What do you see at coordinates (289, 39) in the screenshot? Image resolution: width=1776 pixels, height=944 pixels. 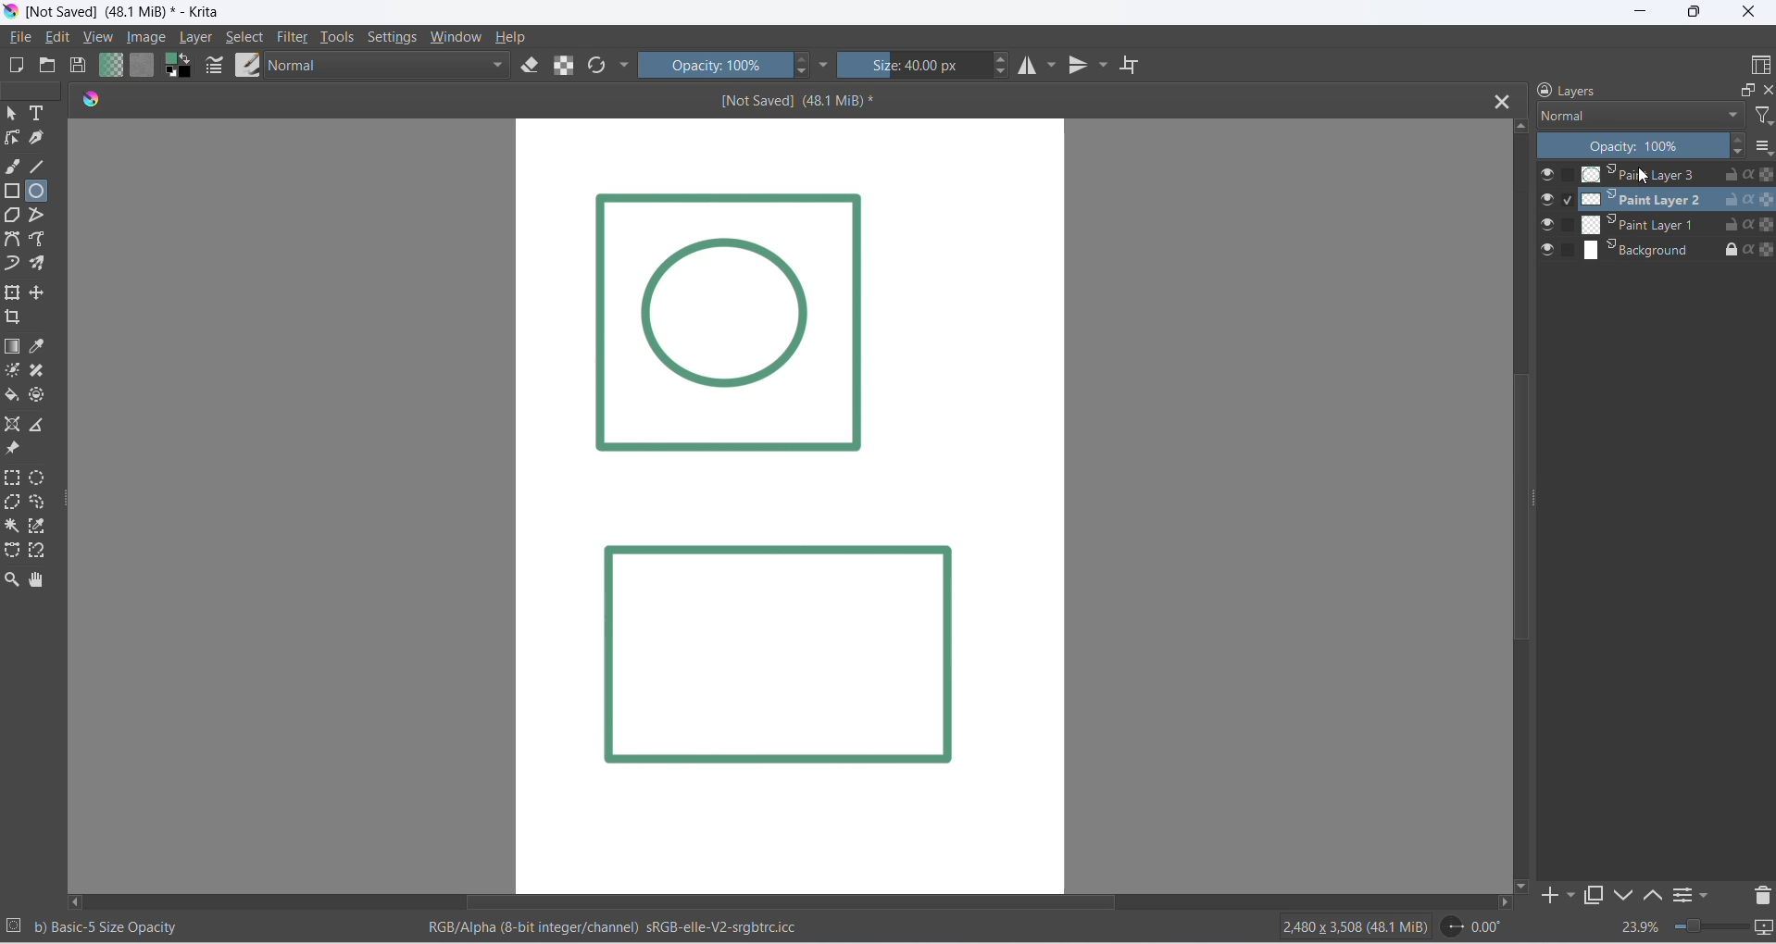 I see `filter` at bounding box center [289, 39].